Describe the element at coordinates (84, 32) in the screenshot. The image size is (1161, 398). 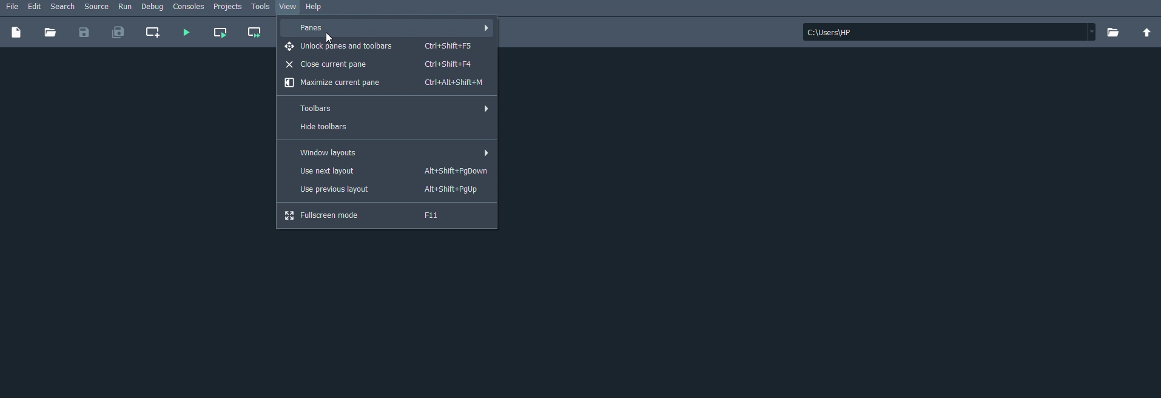
I see `Save file` at that location.